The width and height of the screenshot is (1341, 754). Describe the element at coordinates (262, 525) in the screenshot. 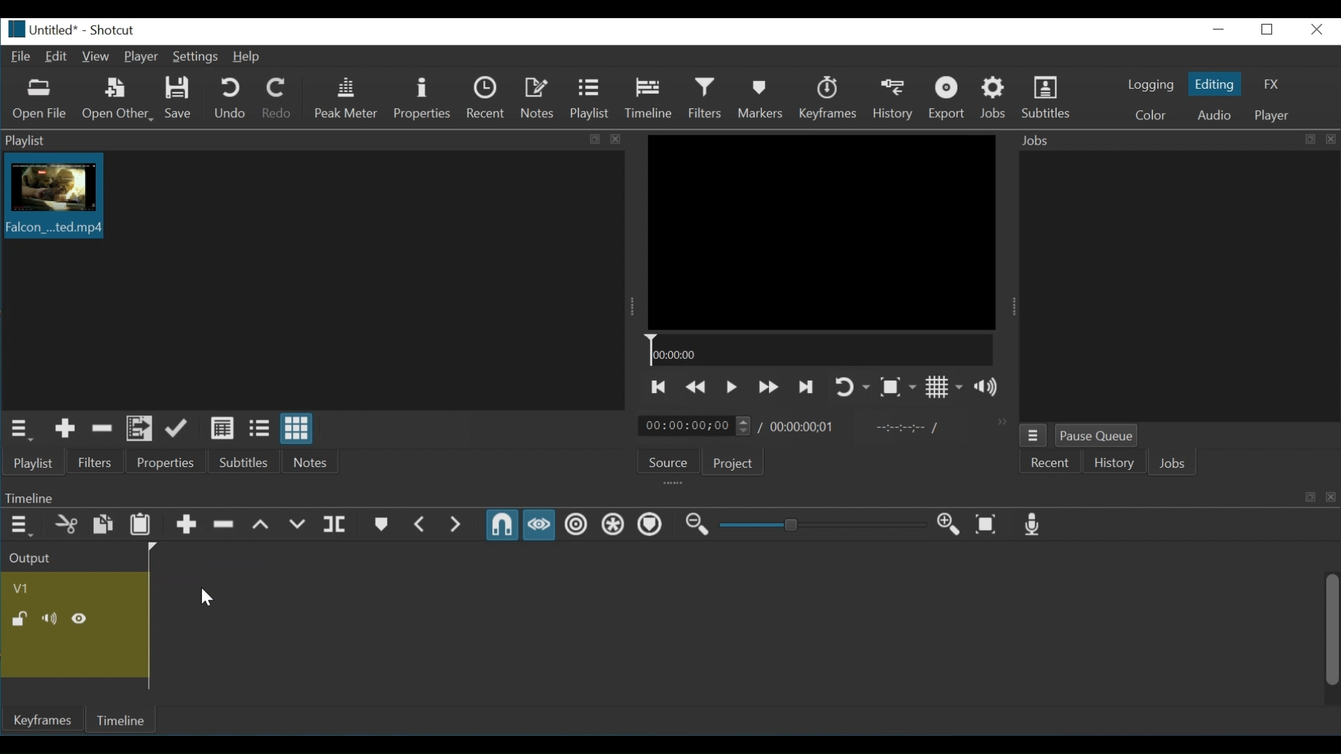

I see `lift ` at that location.